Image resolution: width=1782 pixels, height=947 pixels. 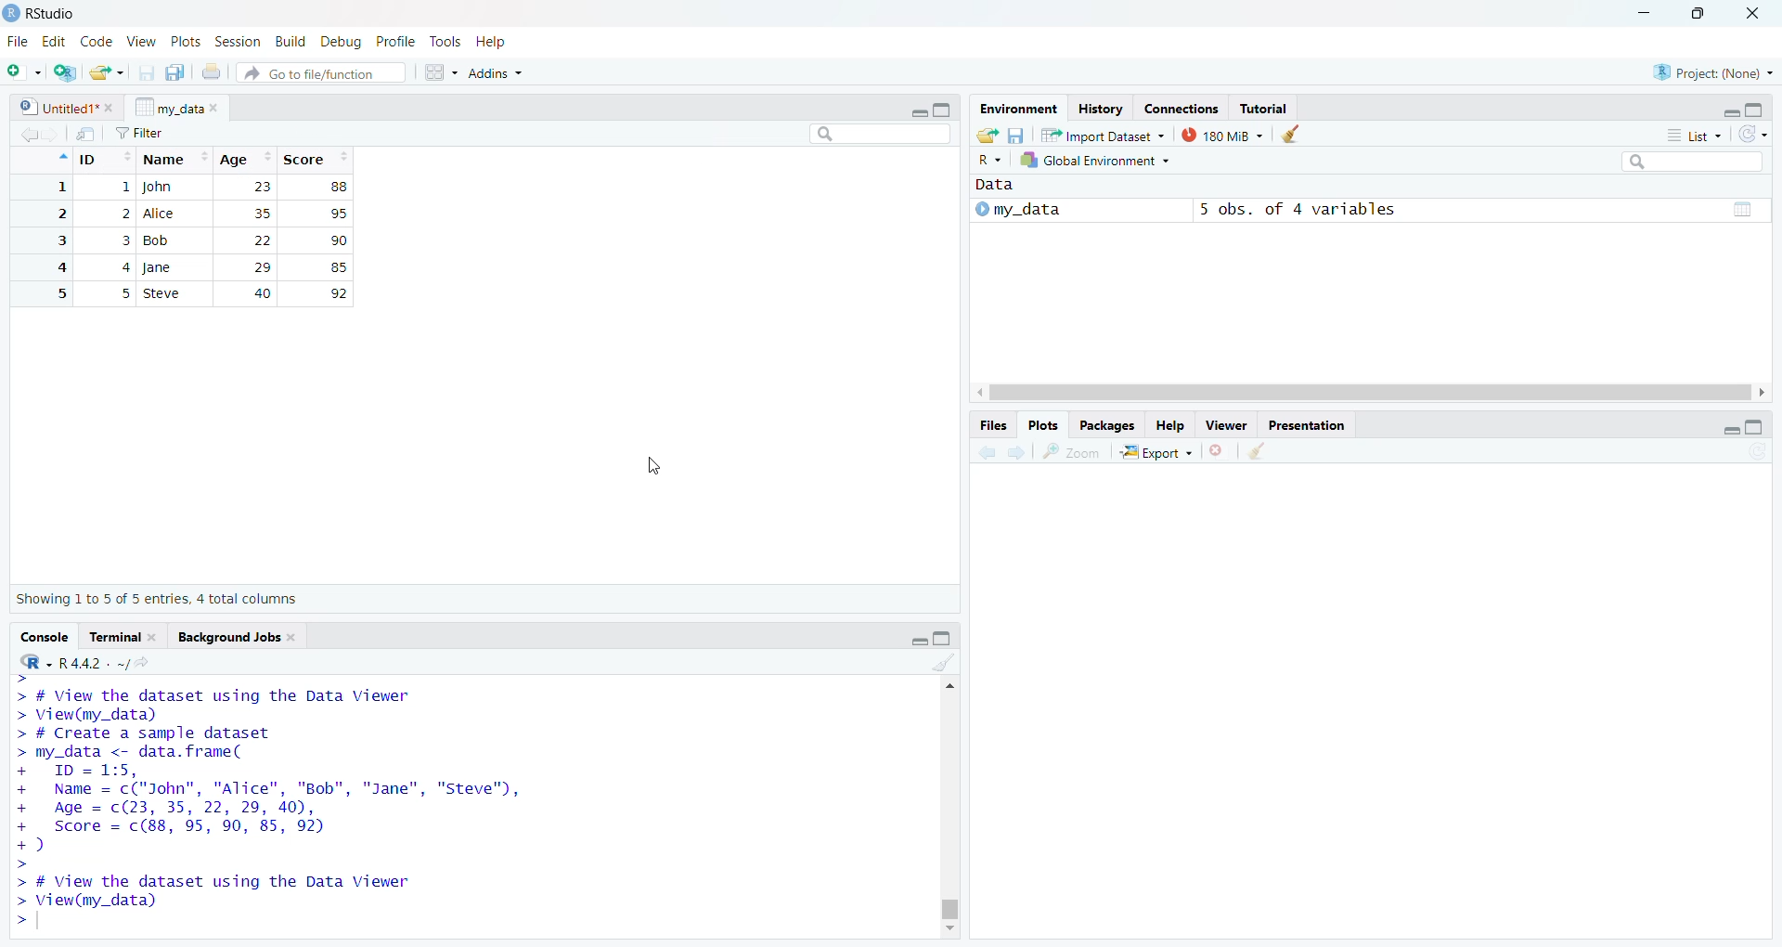 I want to click on Save workspace as, so click(x=1018, y=136).